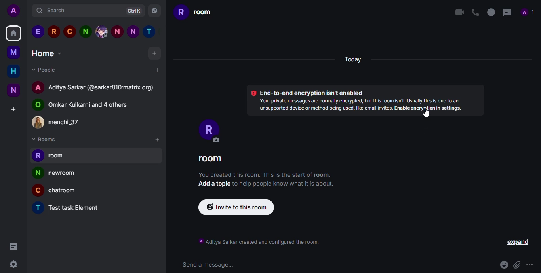 The height and width of the screenshot is (273, 541). What do you see at coordinates (13, 33) in the screenshot?
I see `home` at bounding box center [13, 33].